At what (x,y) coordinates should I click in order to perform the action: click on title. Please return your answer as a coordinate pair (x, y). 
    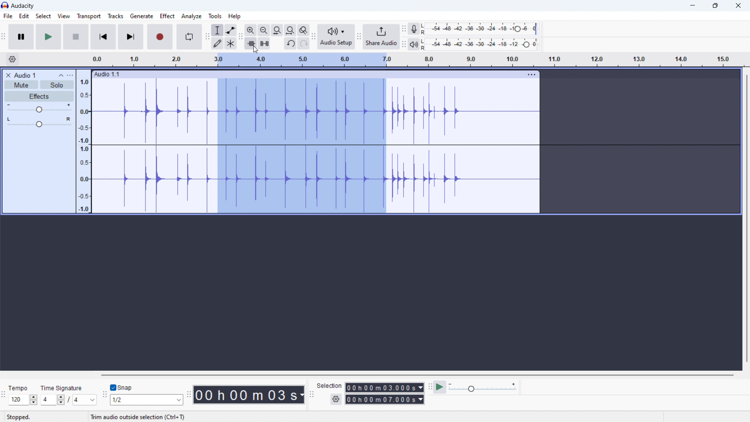
    Looking at the image, I should click on (22, 6).